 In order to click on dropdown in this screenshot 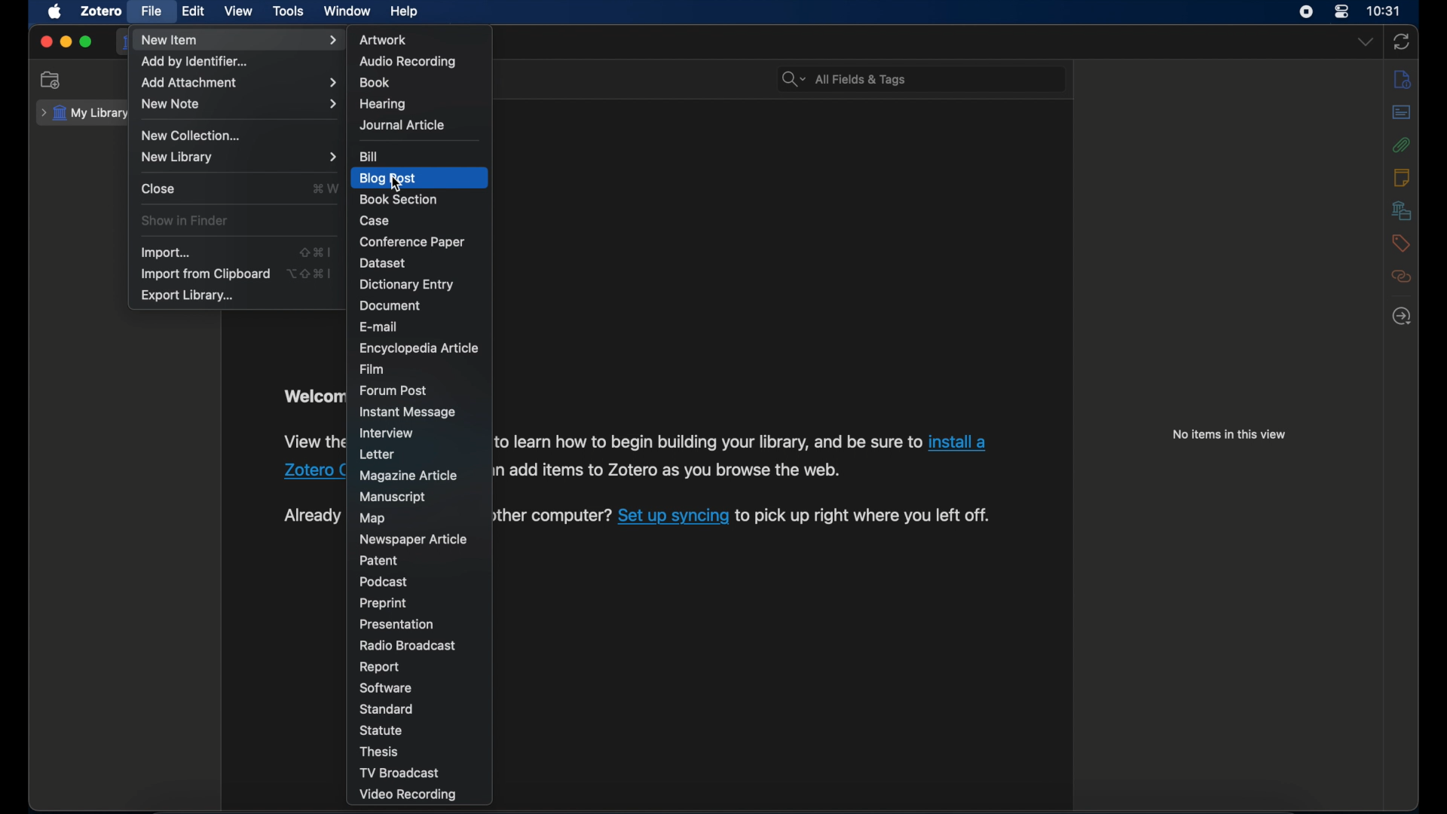, I will do `click(1365, 42)`.